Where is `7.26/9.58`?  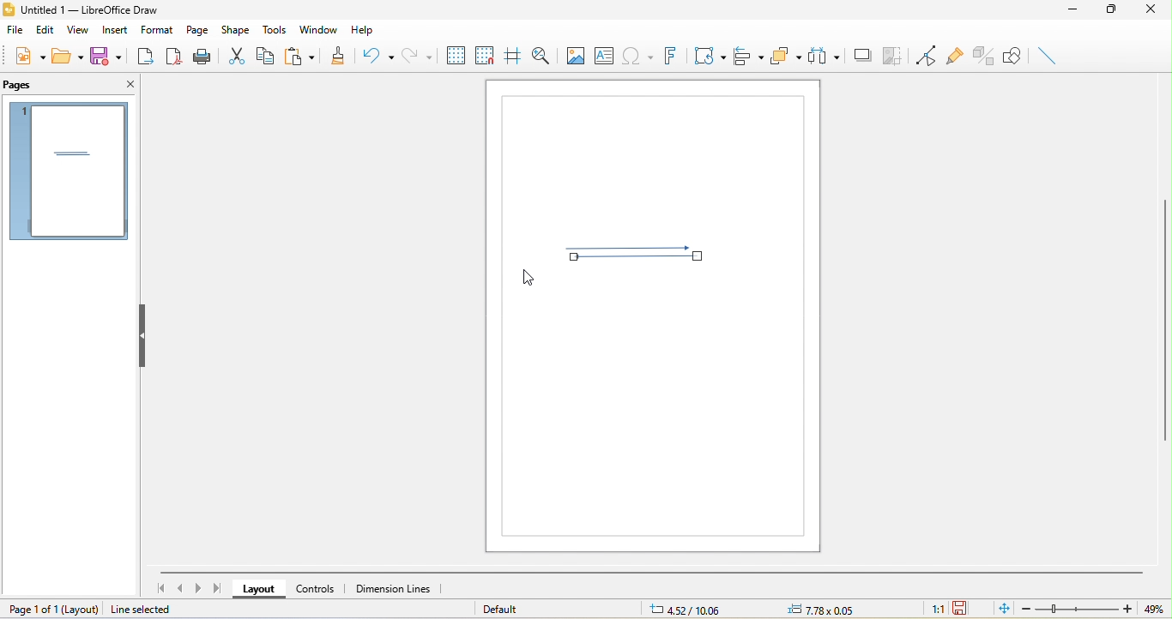
7.26/9.58 is located at coordinates (693, 610).